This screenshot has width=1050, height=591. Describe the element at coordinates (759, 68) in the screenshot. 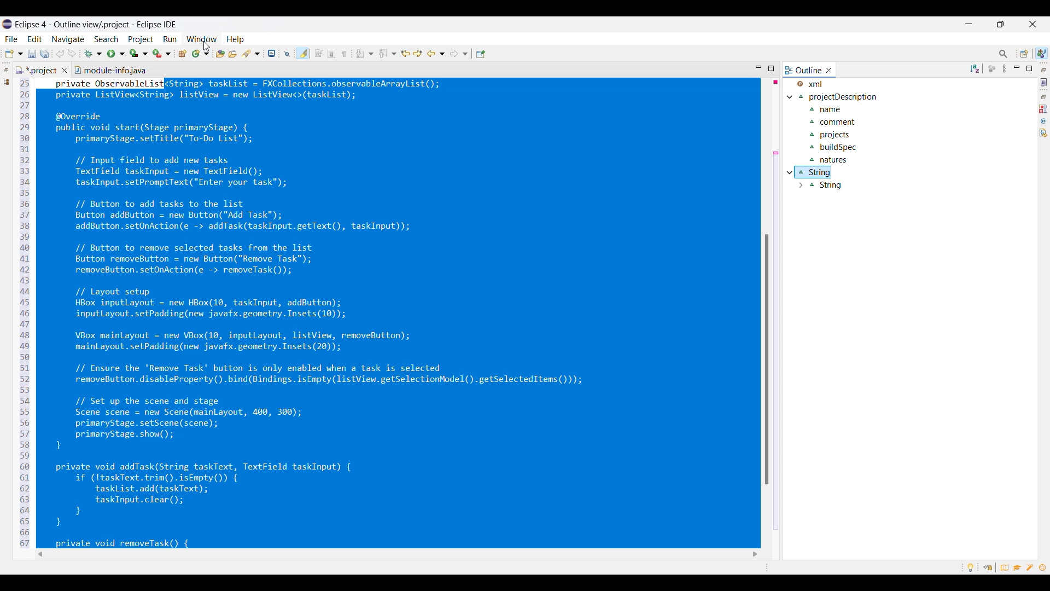

I see `Minimize` at that location.